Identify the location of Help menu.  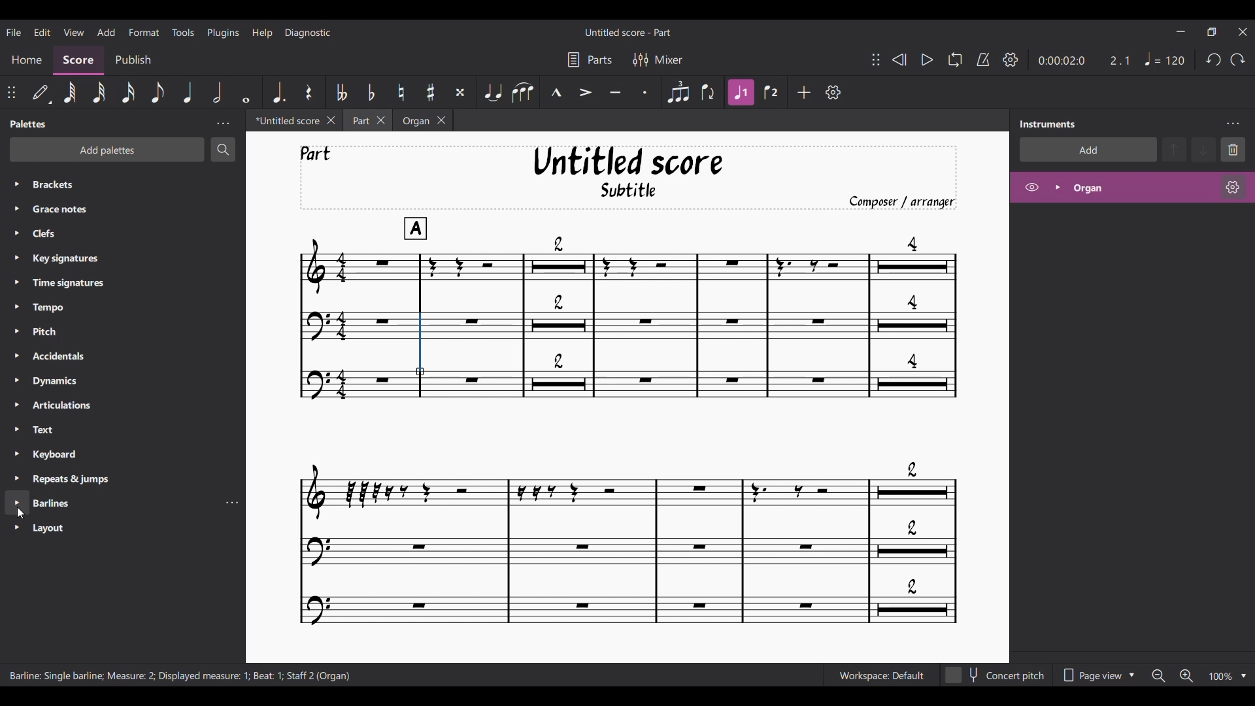
(262, 33).